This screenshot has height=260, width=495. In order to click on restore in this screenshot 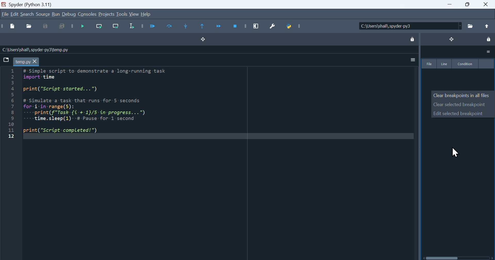, I will do `click(468, 6)`.